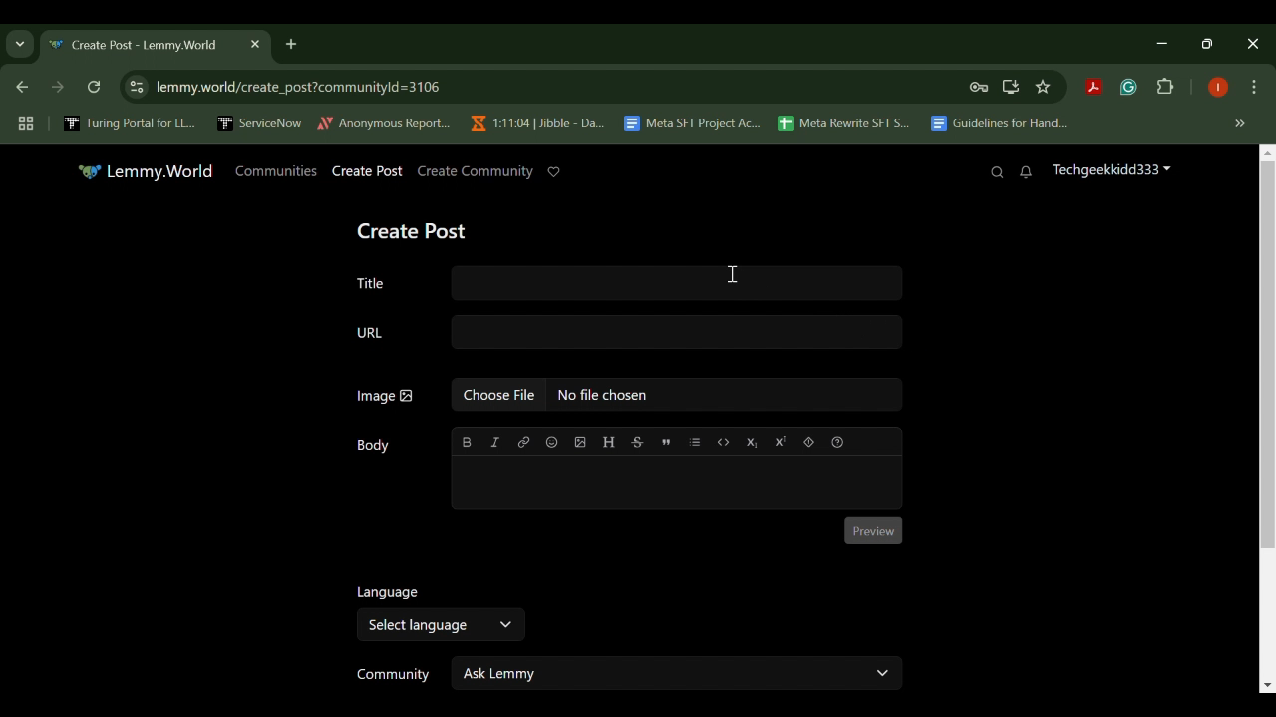 The width and height of the screenshot is (1276, 717). Describe the element at coordinates (1254, 89) in the screenshot. I see `Options` at that location.